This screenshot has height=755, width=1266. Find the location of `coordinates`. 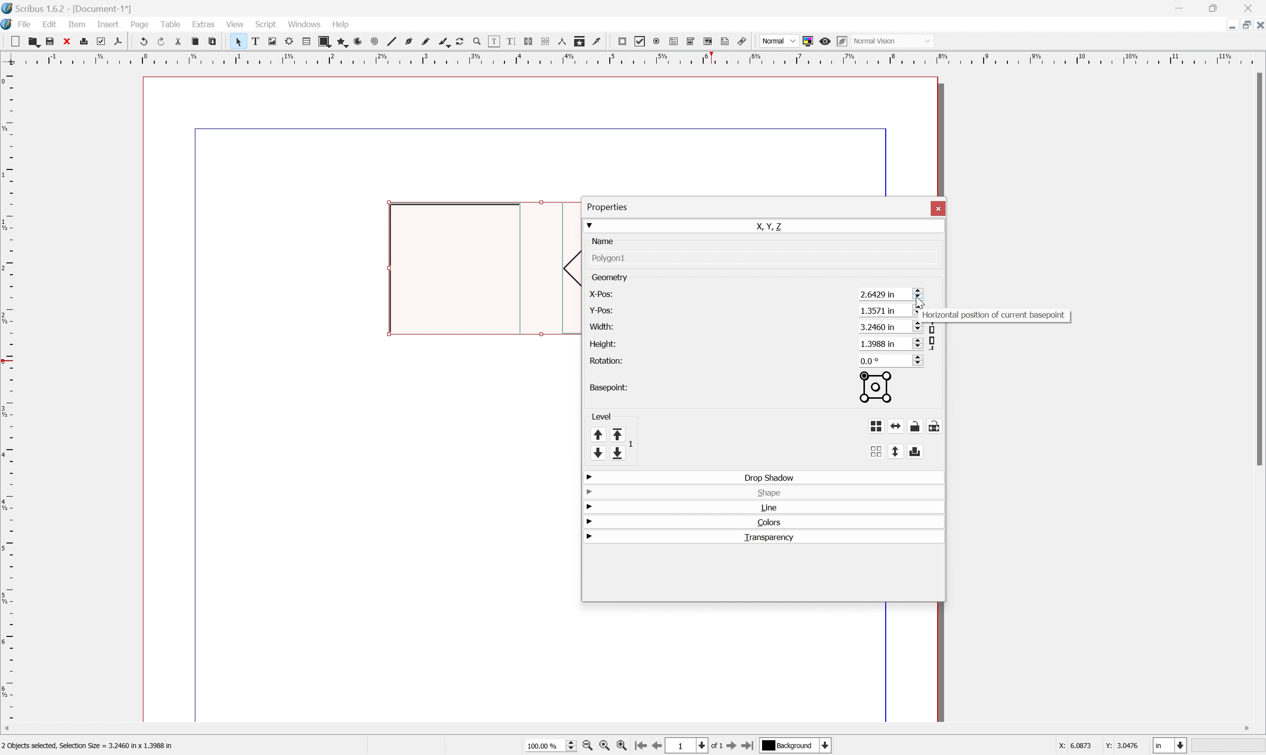

coordinates is located at coordinates (1098, 744).